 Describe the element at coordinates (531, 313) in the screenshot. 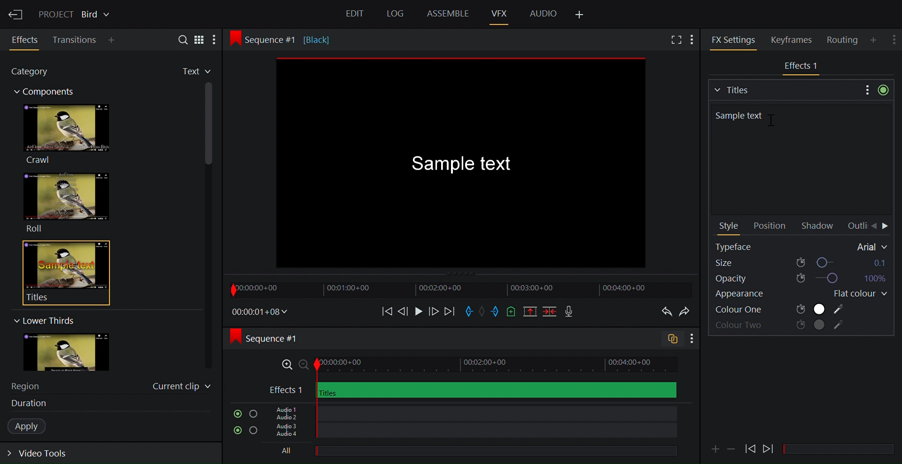

I see `Remove all marked sections` at that location.